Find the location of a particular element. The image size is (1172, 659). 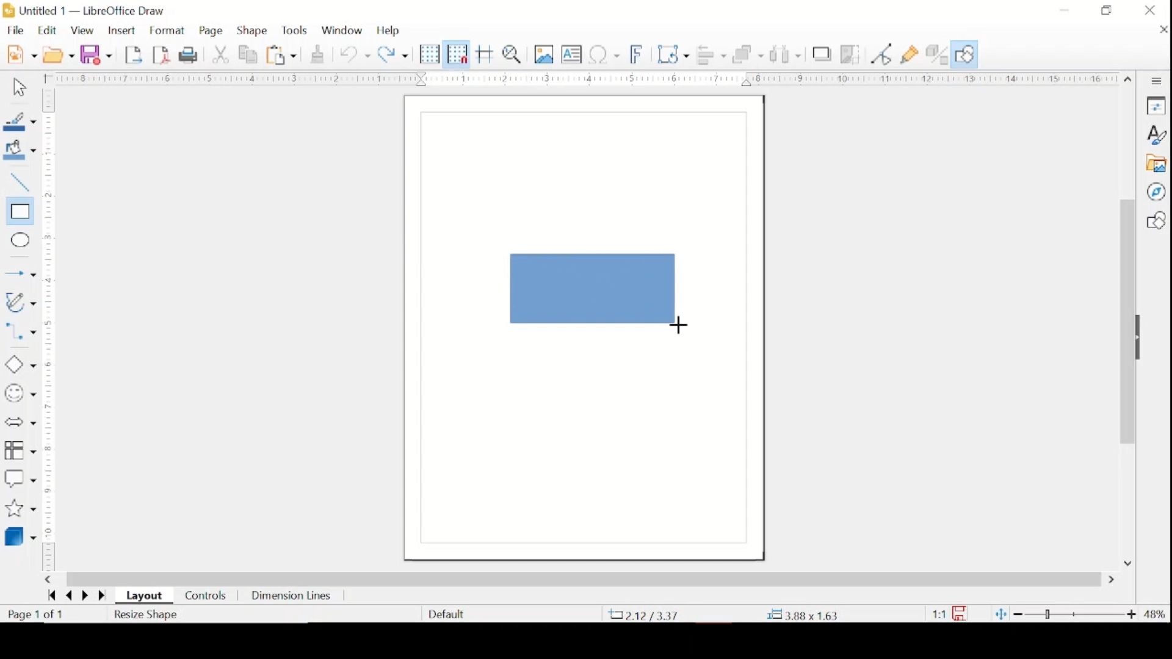

export is located at coordinates (135, 54).